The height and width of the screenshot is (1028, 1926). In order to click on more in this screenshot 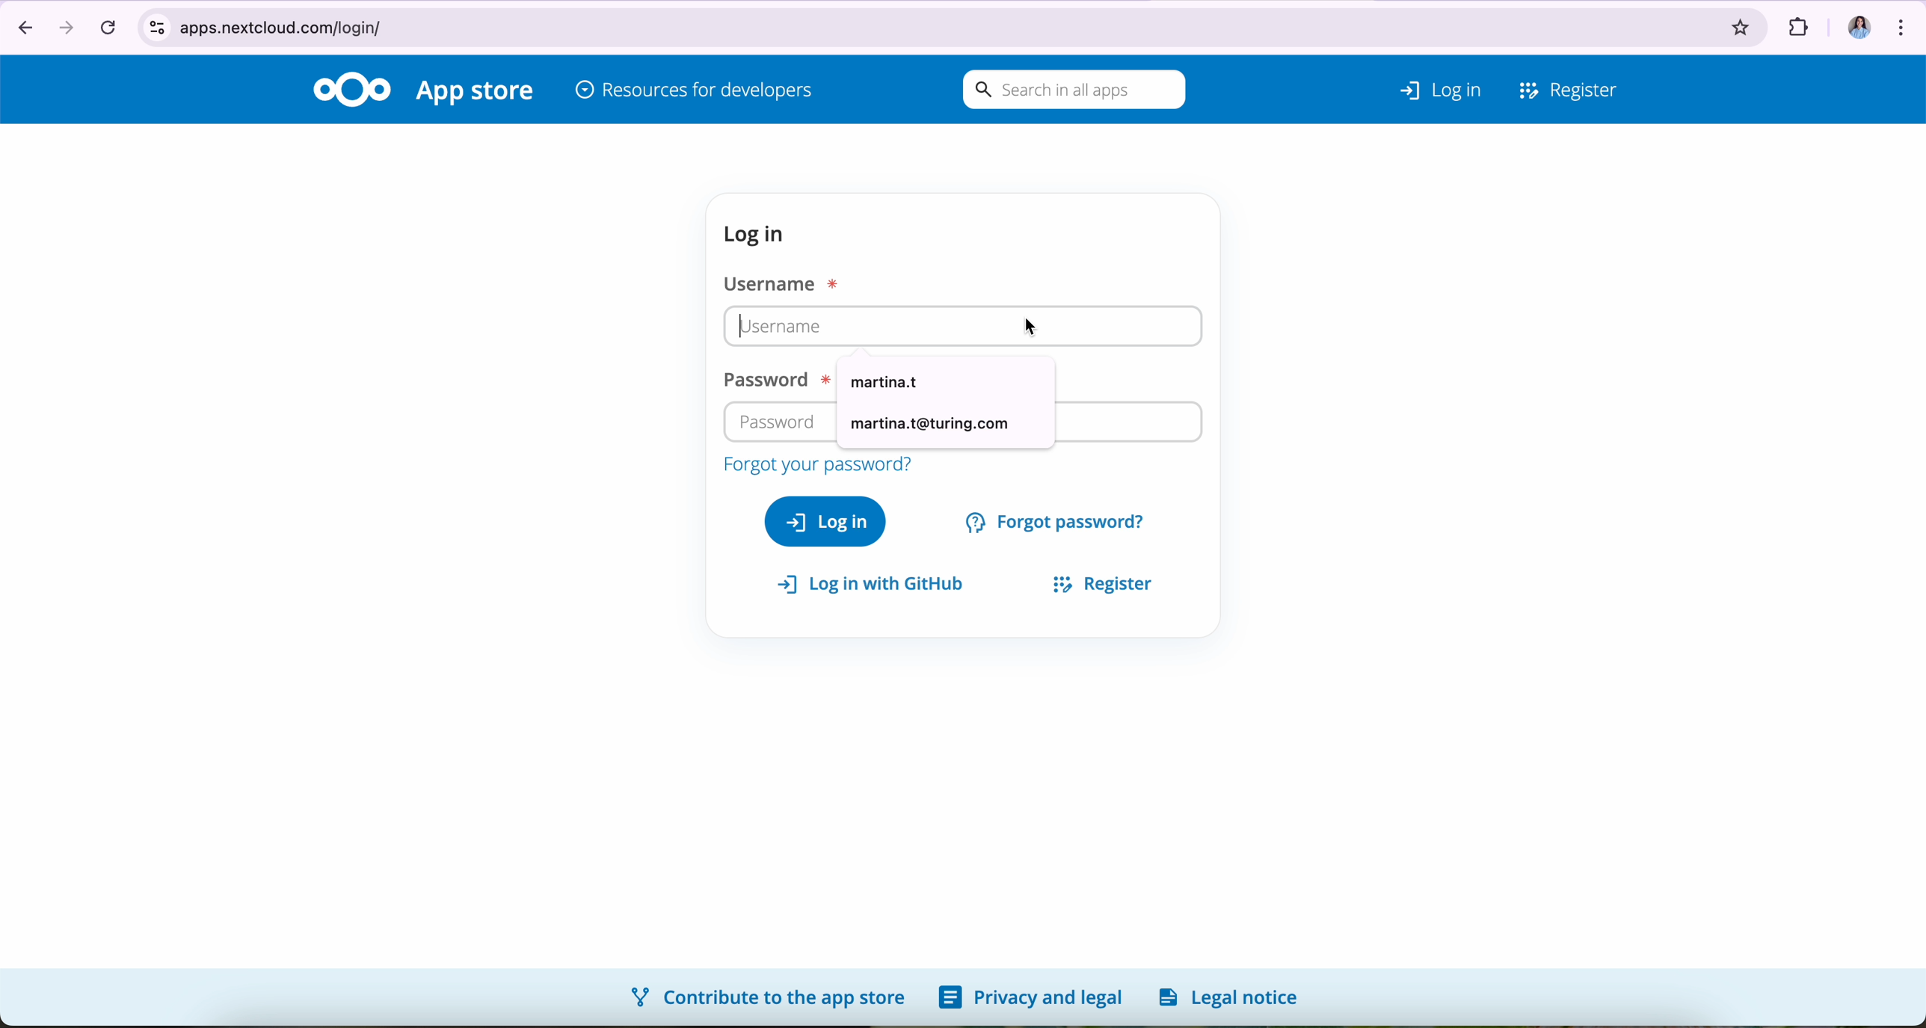, I will do `click(1904, 23)`.